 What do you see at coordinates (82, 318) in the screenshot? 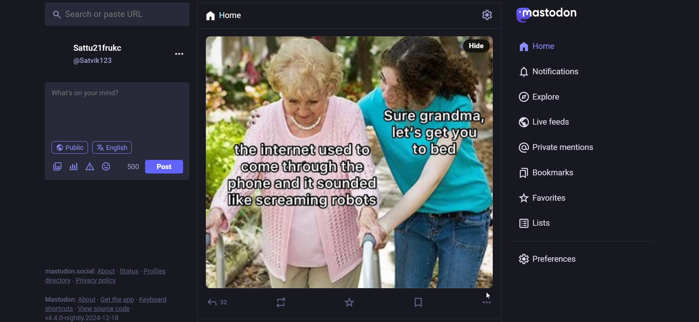
I see `version` at bounding box center [82, 318].